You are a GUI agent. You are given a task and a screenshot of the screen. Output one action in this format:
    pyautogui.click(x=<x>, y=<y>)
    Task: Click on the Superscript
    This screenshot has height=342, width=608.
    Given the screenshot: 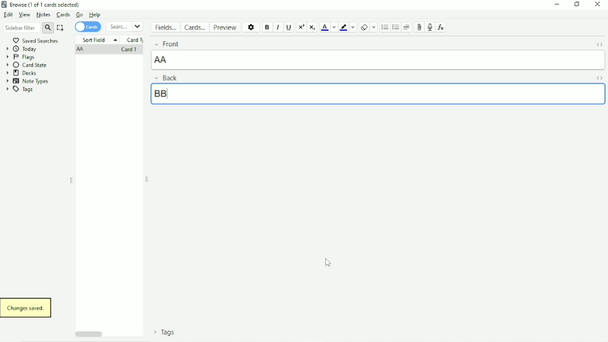 What is the action you would take?
    pyautogui.click(x=301, y=27)
    